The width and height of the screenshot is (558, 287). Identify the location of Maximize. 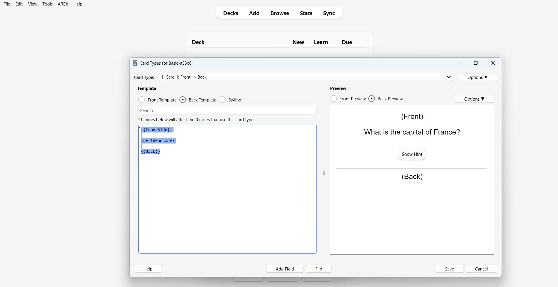
(475, 63).